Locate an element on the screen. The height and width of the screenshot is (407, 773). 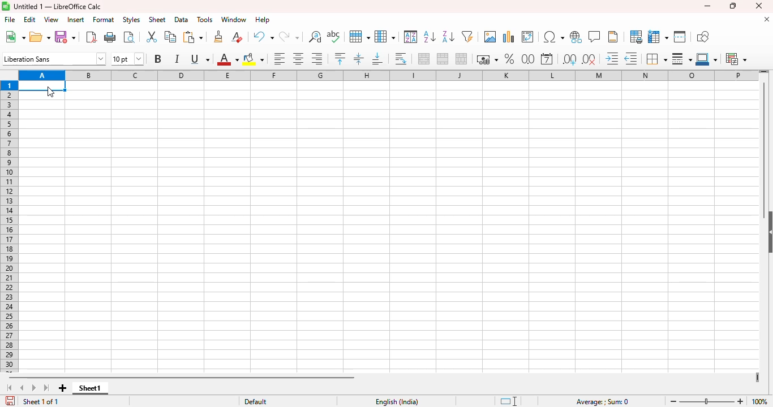
copy is located at coordinates (170, 36).